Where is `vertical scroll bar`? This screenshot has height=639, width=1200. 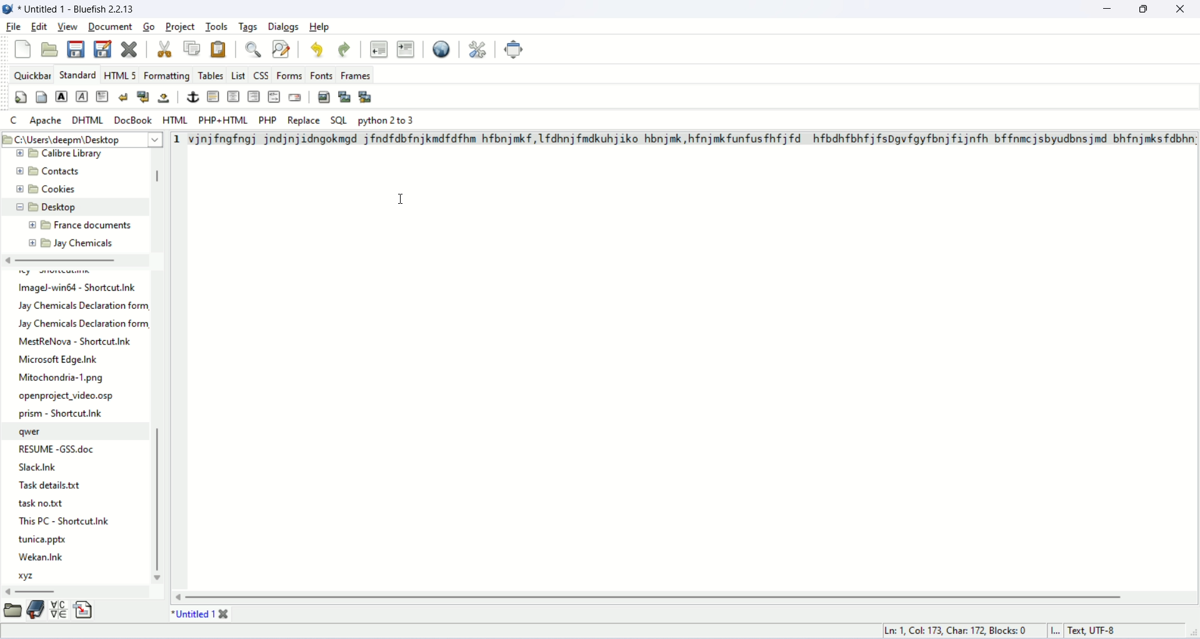
vertical scroll bar is located at coordinates (159, 503).